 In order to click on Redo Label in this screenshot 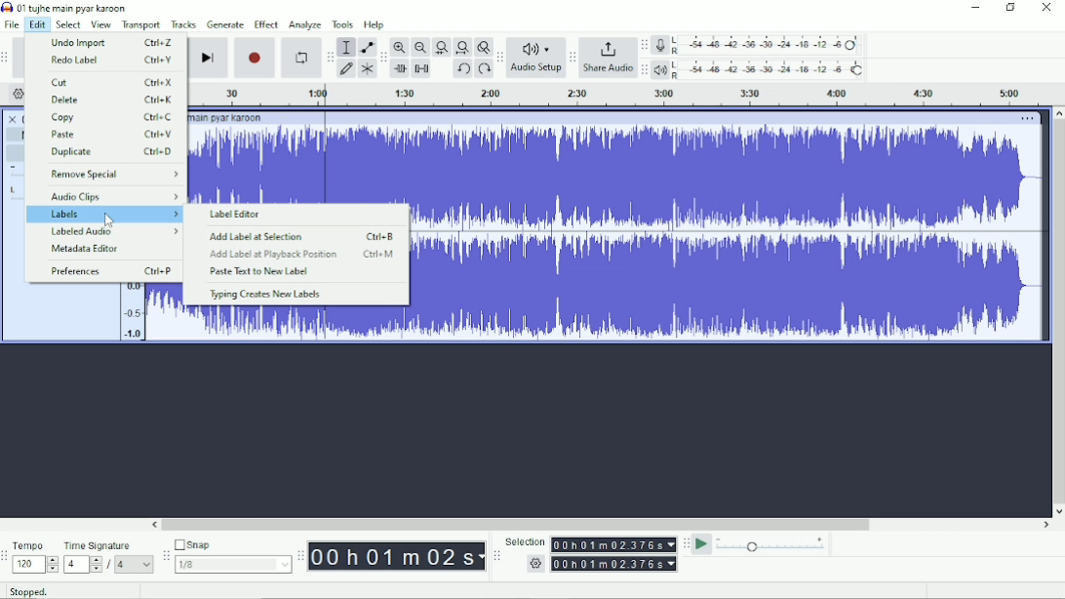, I will do `click(109, 60)`.